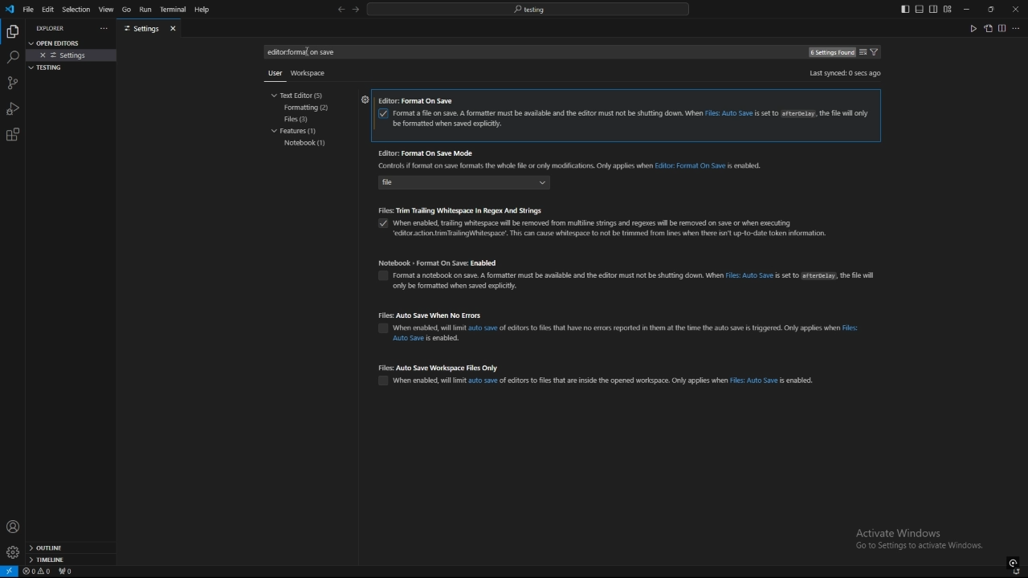 This screenshot has width=1028, height=578. What do you see at coordinates (68, 572) in the screenshot?
I see `ports forwarded` at bounding box center [68, 572].